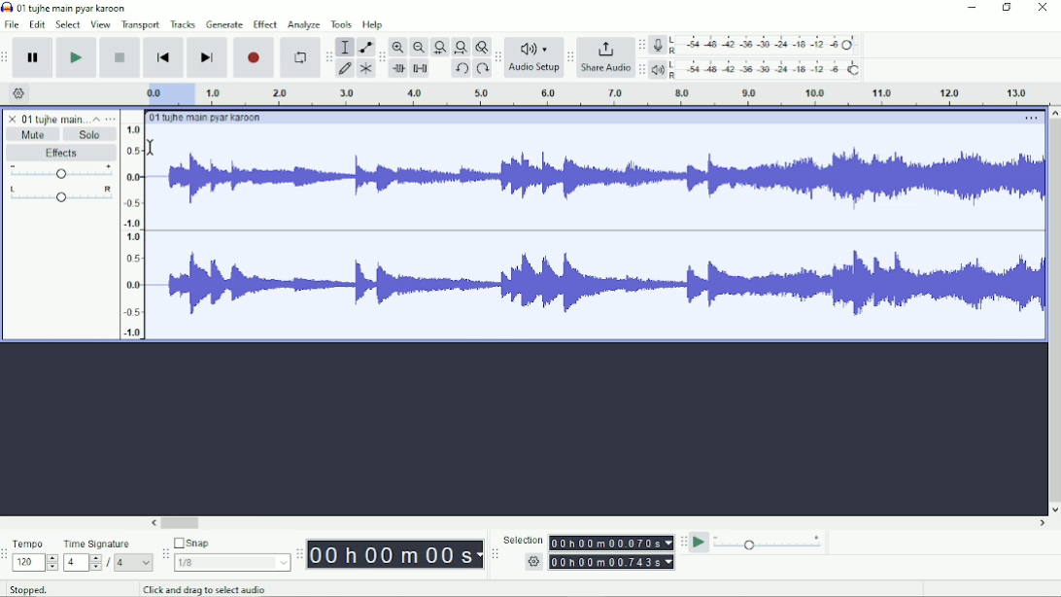 This screenshot has height=597, width=1061. Describe the element at coordinates (397, 69) in the screenshot. I see `Trim audio outside selection` at that location.